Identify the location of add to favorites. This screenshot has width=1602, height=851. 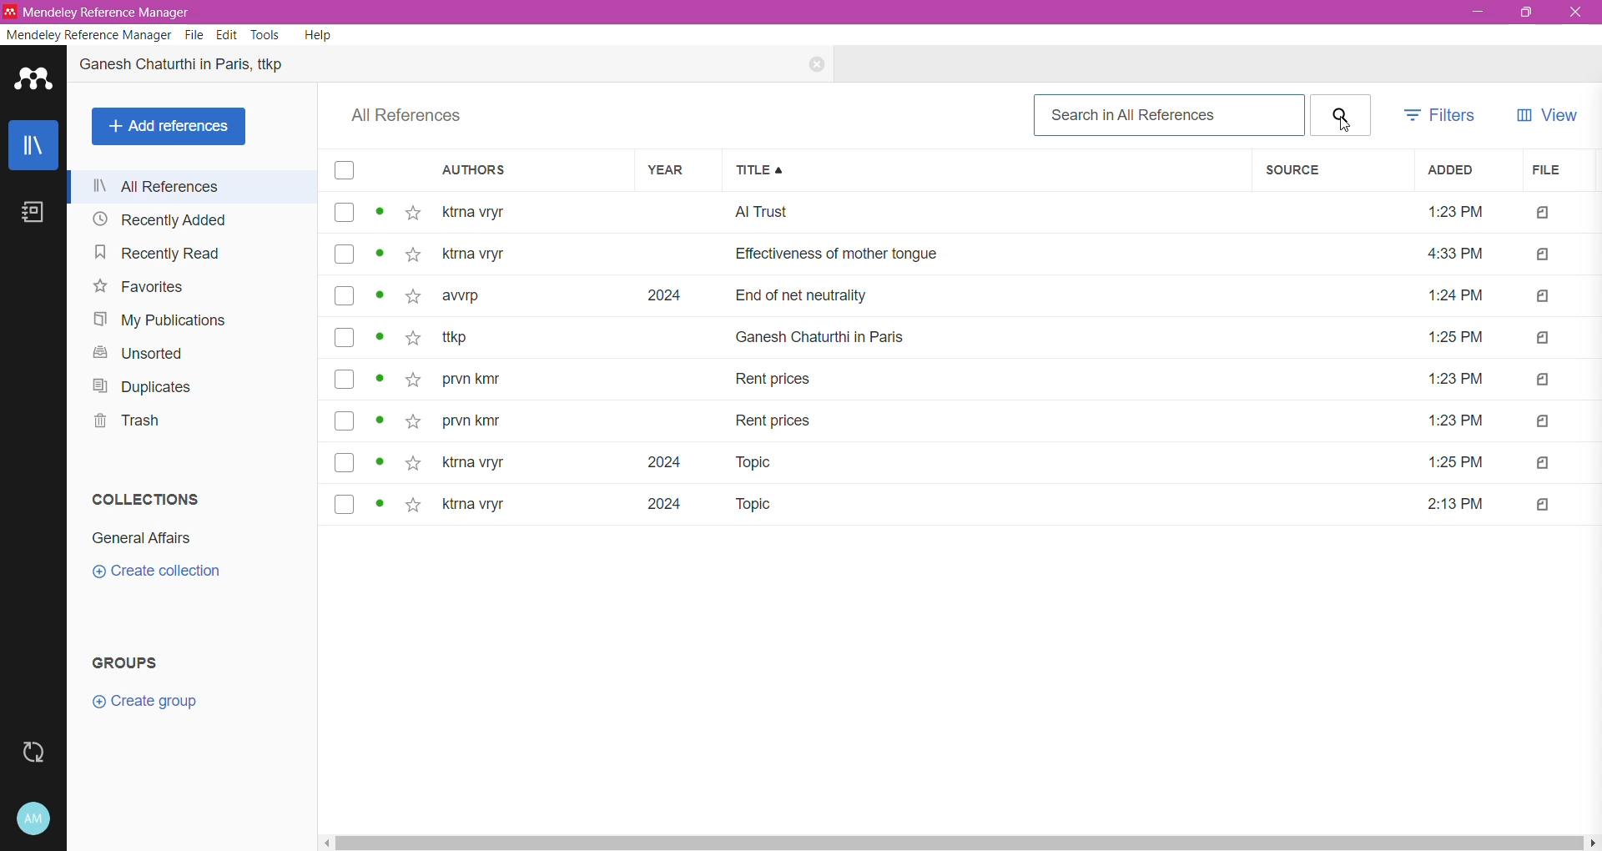
(412, 420).